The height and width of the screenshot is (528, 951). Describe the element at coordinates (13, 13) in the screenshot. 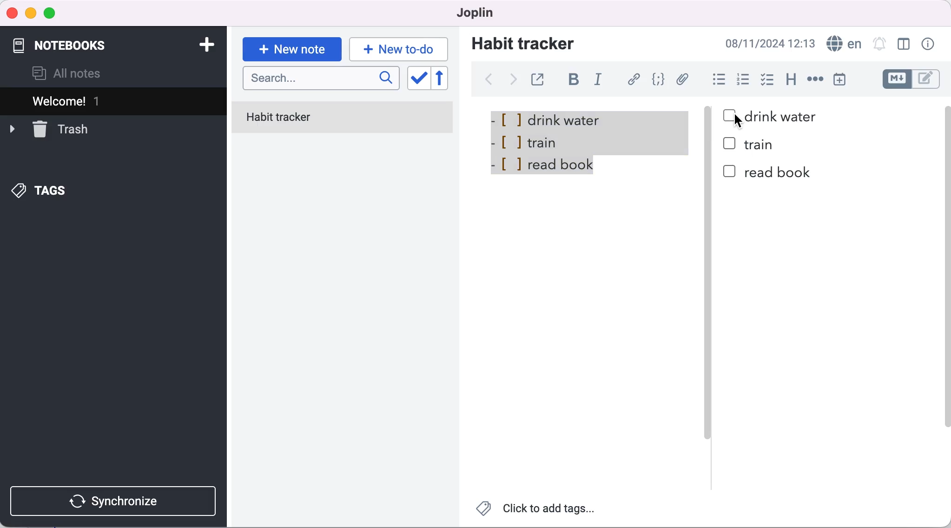

I see `close` at that location.